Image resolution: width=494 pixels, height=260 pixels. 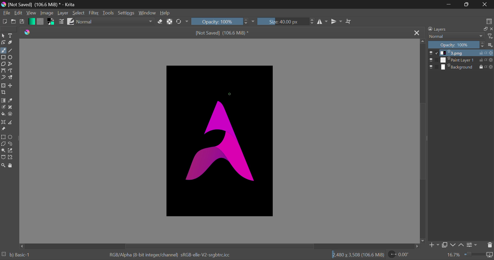 I want to click on Circular Selection, so click(x=11, y=136).